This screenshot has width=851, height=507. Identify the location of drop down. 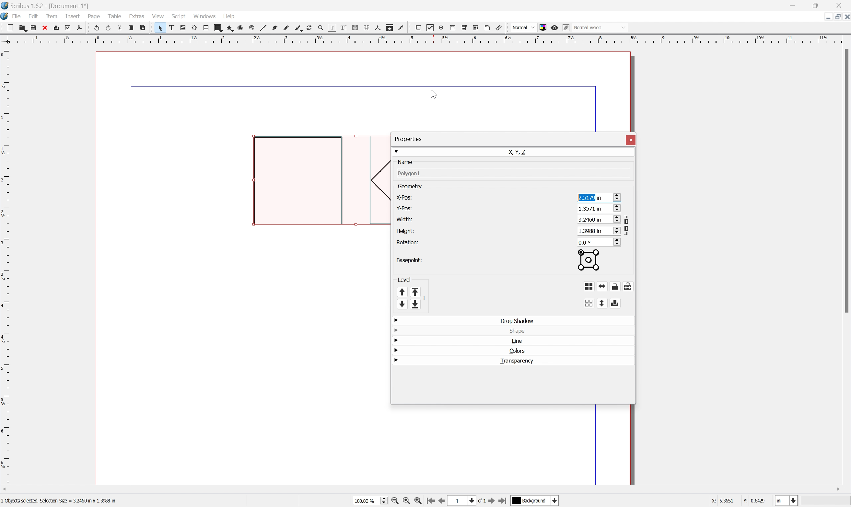
(396, 329).